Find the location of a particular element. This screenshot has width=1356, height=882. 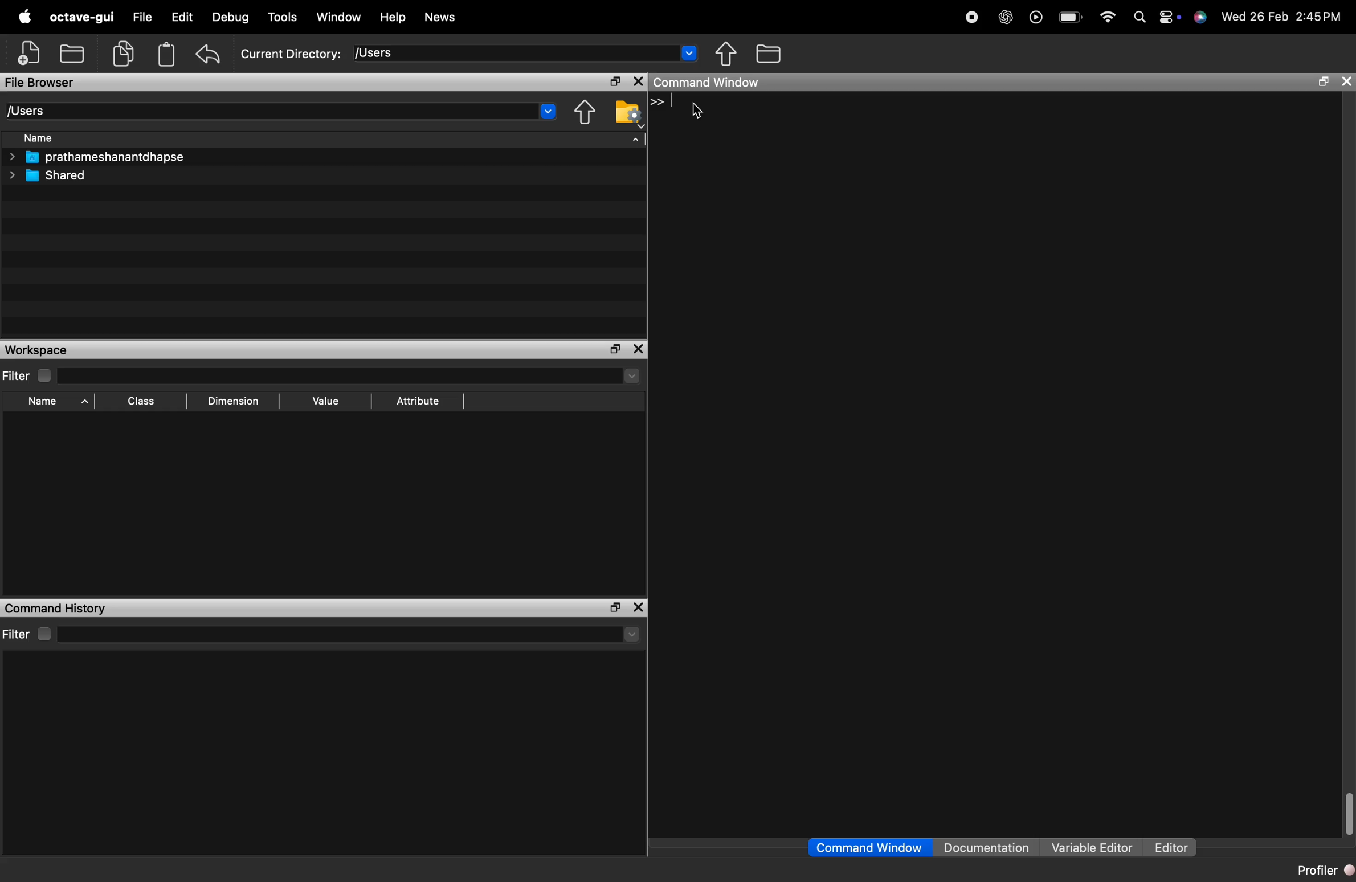

wifi is located at coordinates (1107, 13).